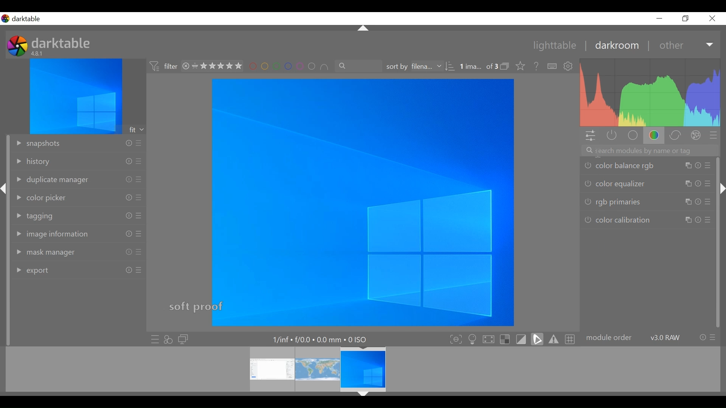 The image size is (726, 408). I want to click on filter, so click(163, 67).